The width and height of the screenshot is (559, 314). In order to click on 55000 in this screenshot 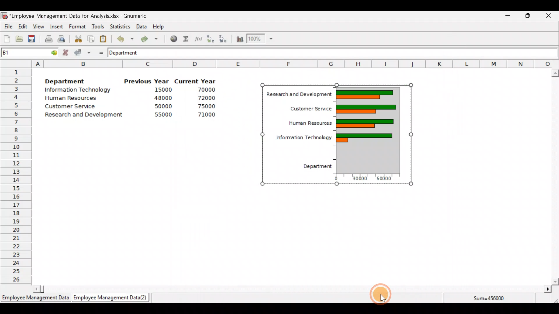, I will do `click(164, 115)`.